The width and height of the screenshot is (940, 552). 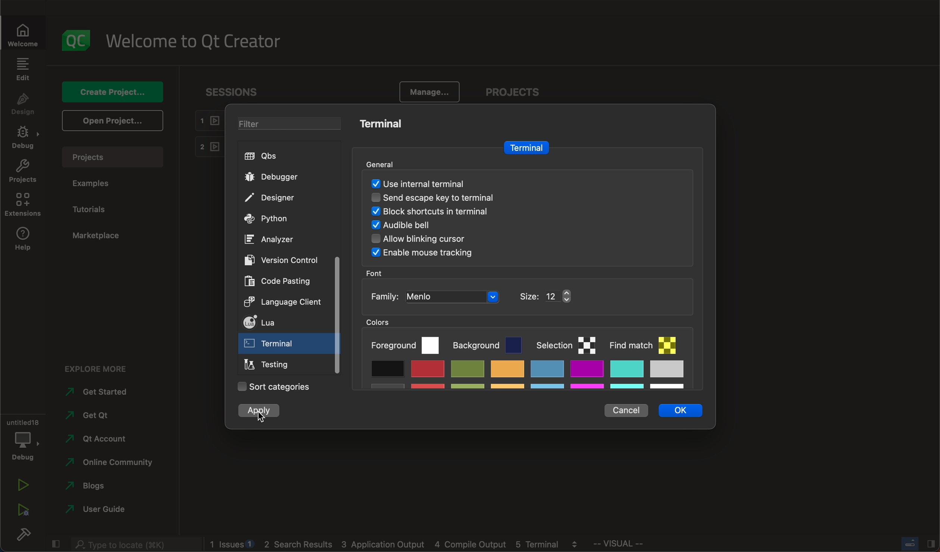 What do you see at coordinates (111, 121) in the screenshot?
I see `open ` at bounding box center [111, 121].